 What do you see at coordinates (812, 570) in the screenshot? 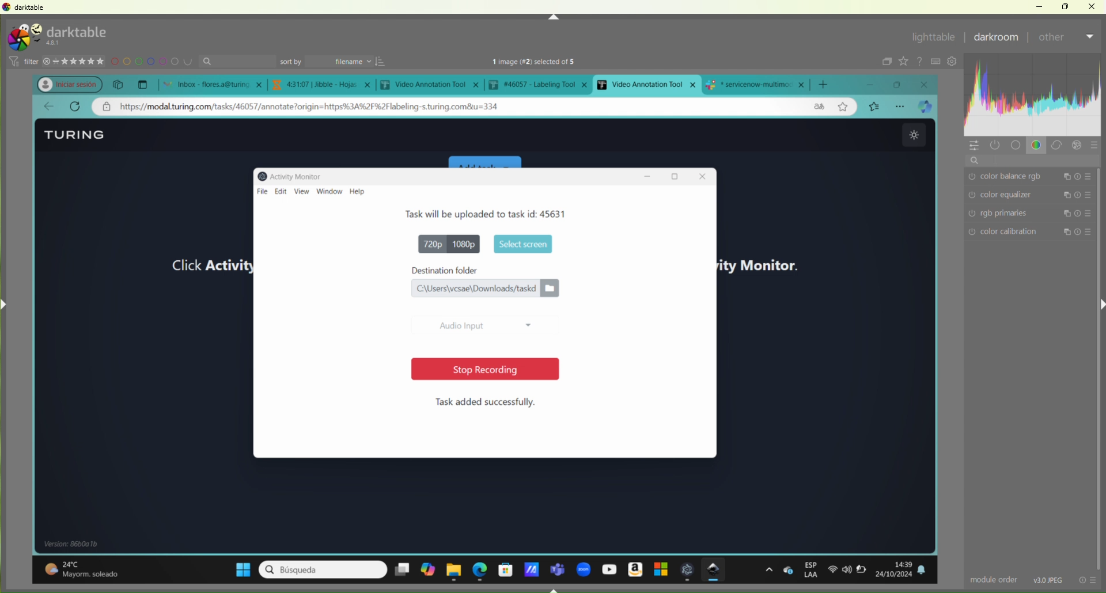
I see `esp Laa` at bounding box center [812, 570].